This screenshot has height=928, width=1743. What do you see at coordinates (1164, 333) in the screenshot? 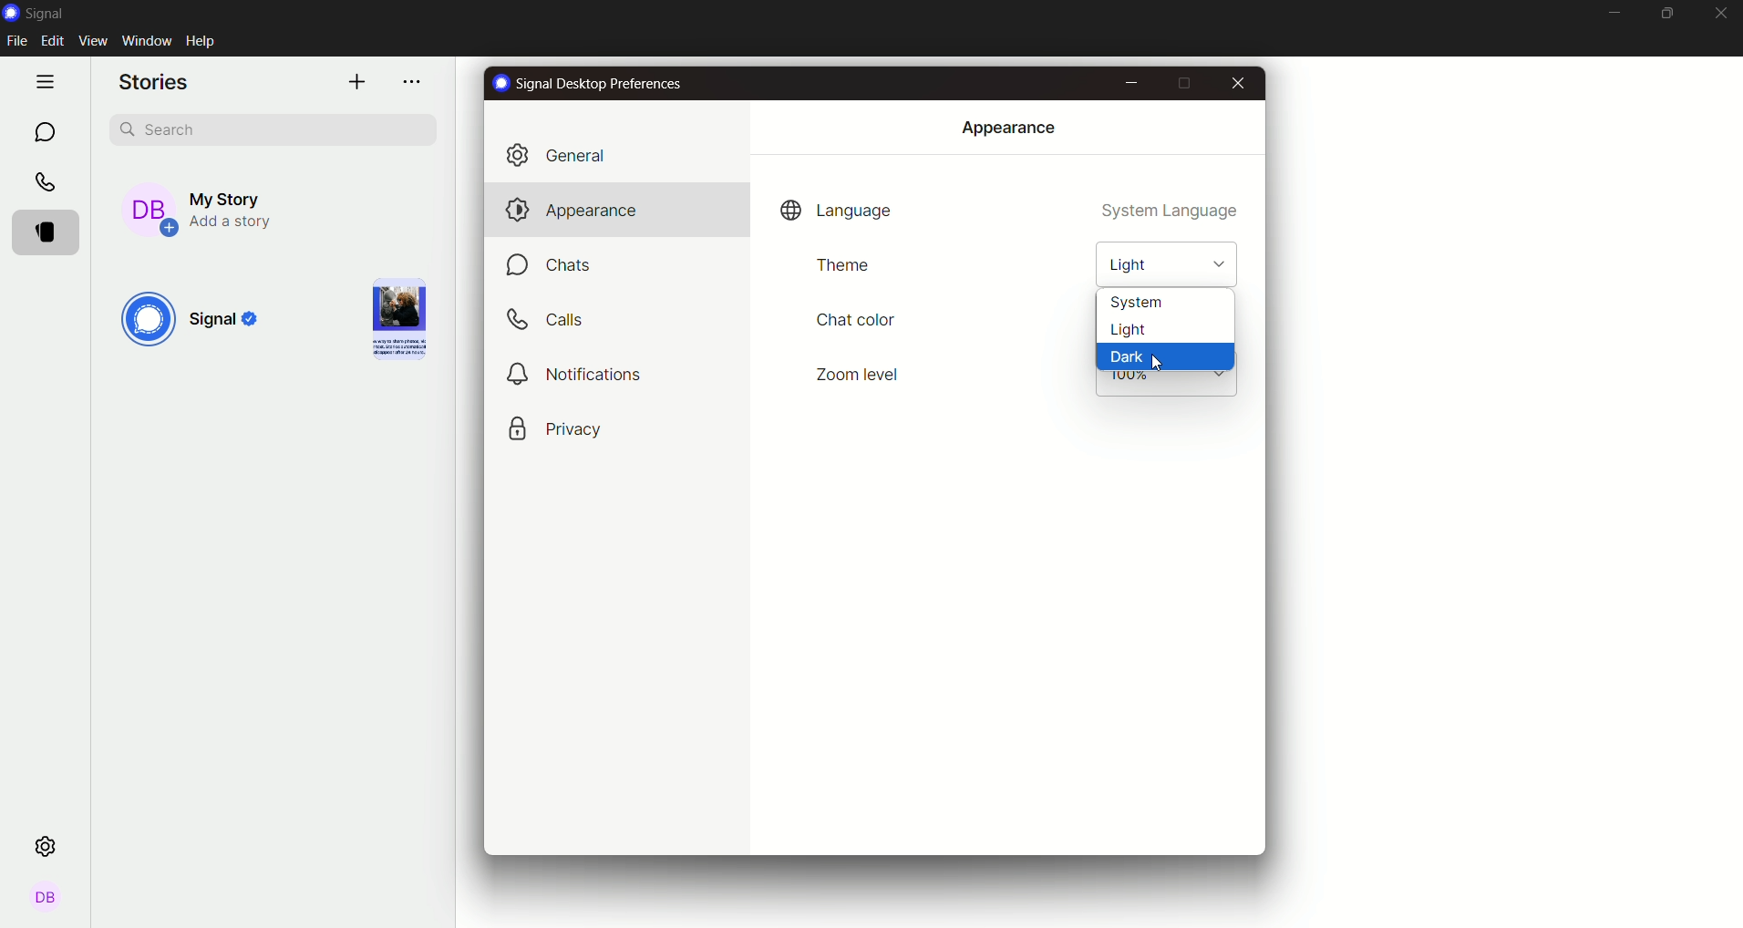
I see `light ` at bounding box center [1164, 333].